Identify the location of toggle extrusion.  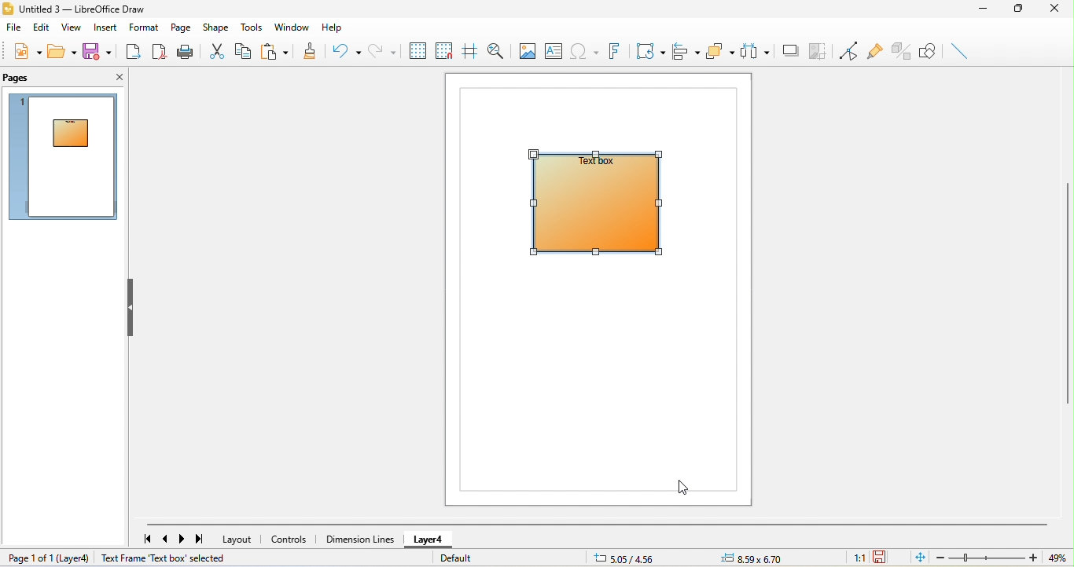
(902, 49).